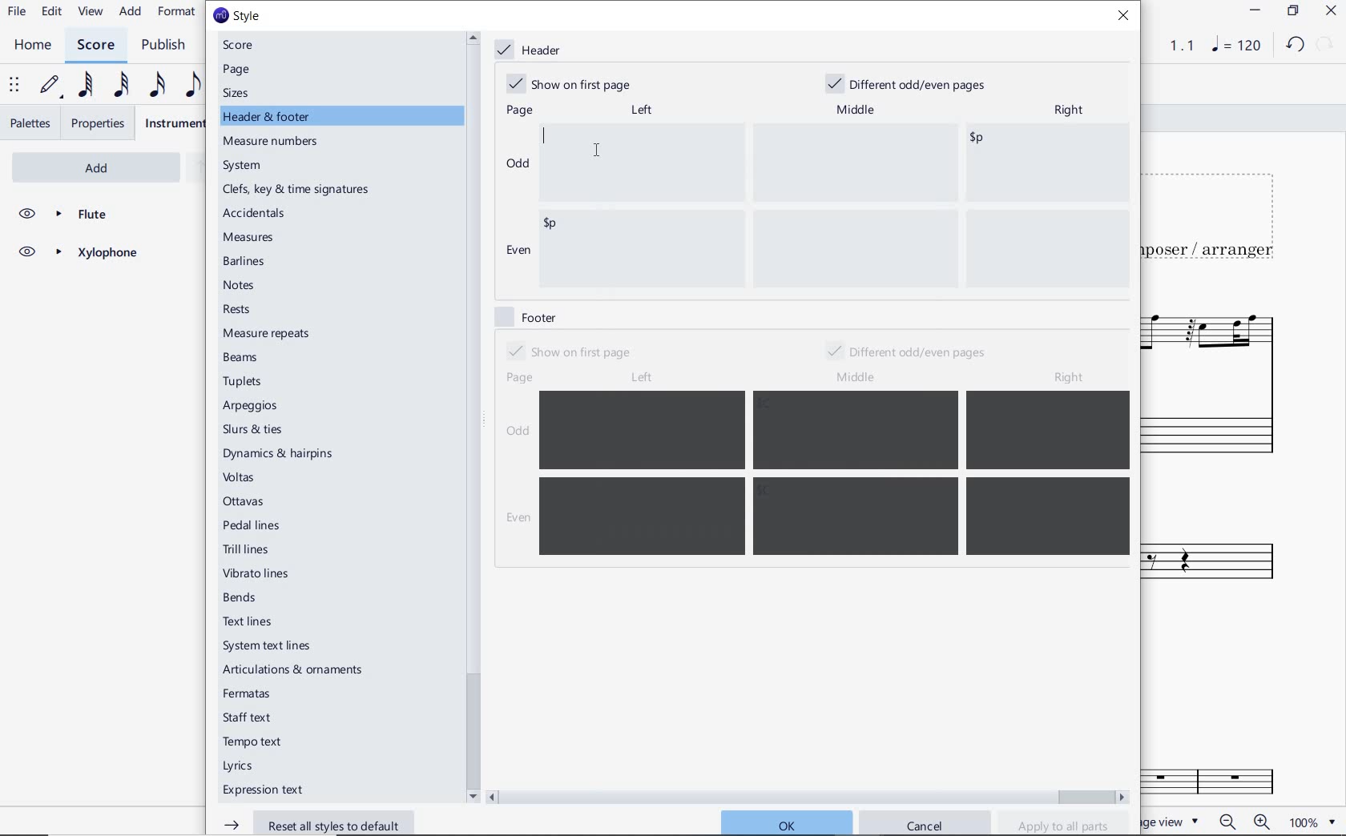 The width and height of the screenshot is (1346, 836). What do you see at coordinates (848, 206) in the screenshot?
I see `enter data` at bounding box center [848, 206].